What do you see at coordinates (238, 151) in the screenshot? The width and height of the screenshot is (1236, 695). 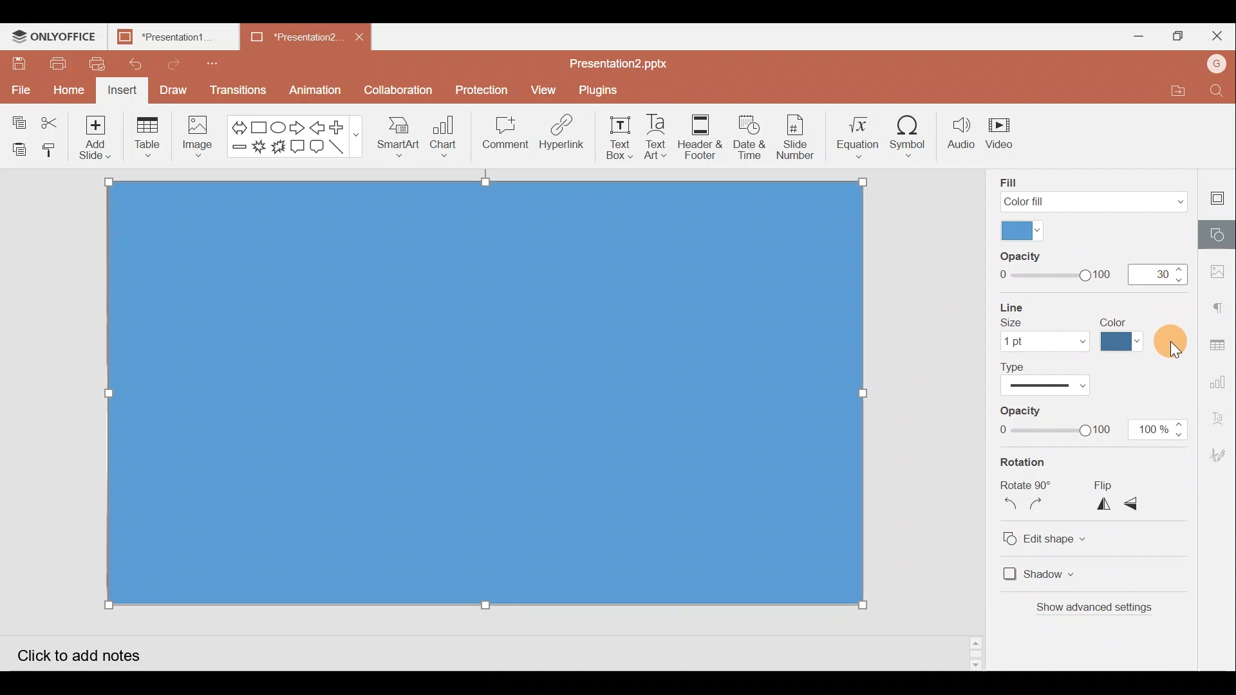 I see `Minus` at bounding box center [238, 151].